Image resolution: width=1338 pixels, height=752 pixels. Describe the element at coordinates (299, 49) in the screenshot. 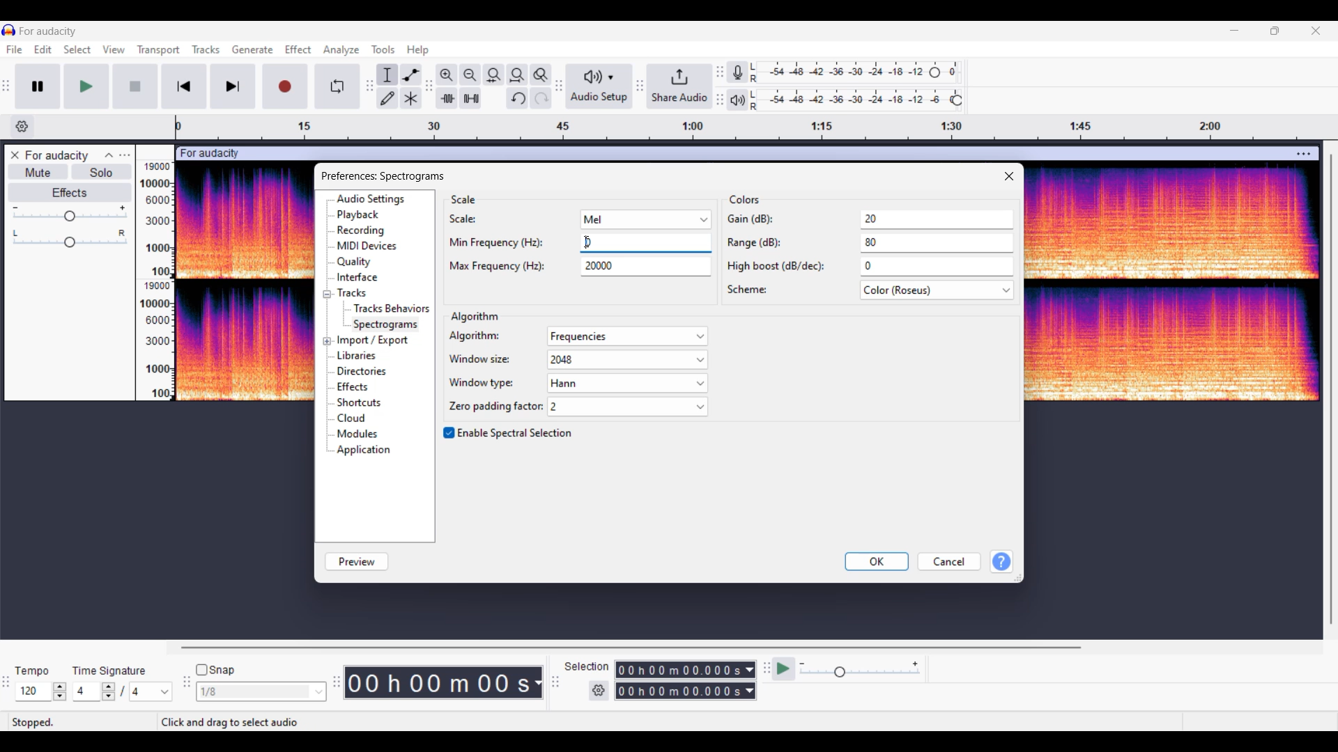

I see `Effect menu` at that location.